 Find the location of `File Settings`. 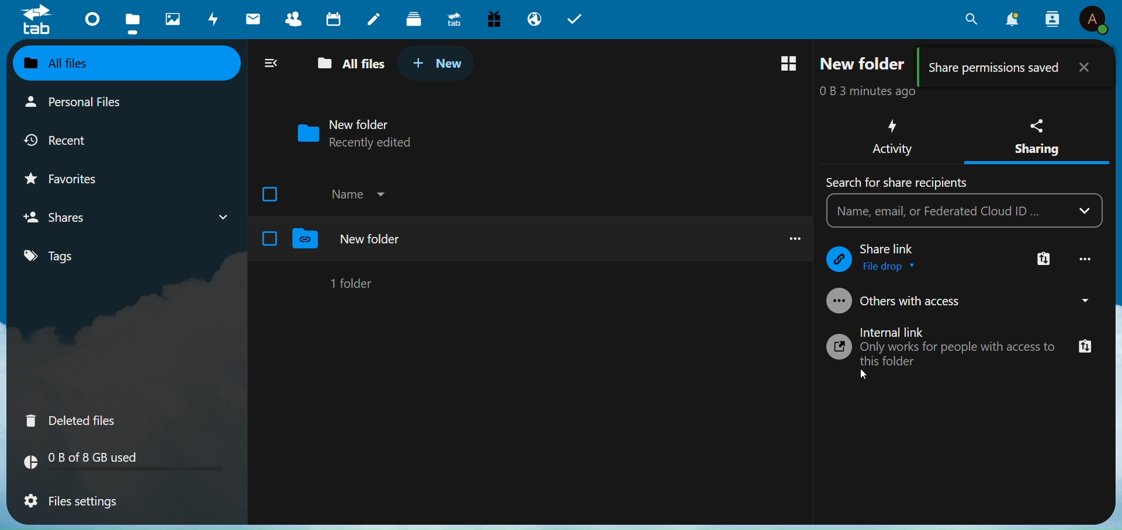

File Settings is located at coordinates (79, 503).